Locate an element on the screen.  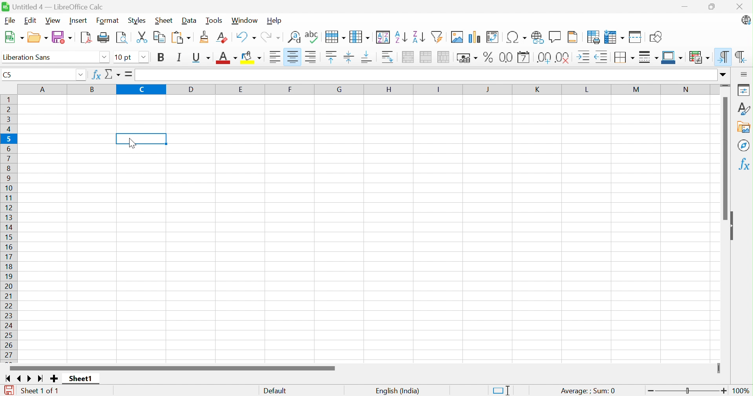
Zoom Out is located at coordinates (652, 391).